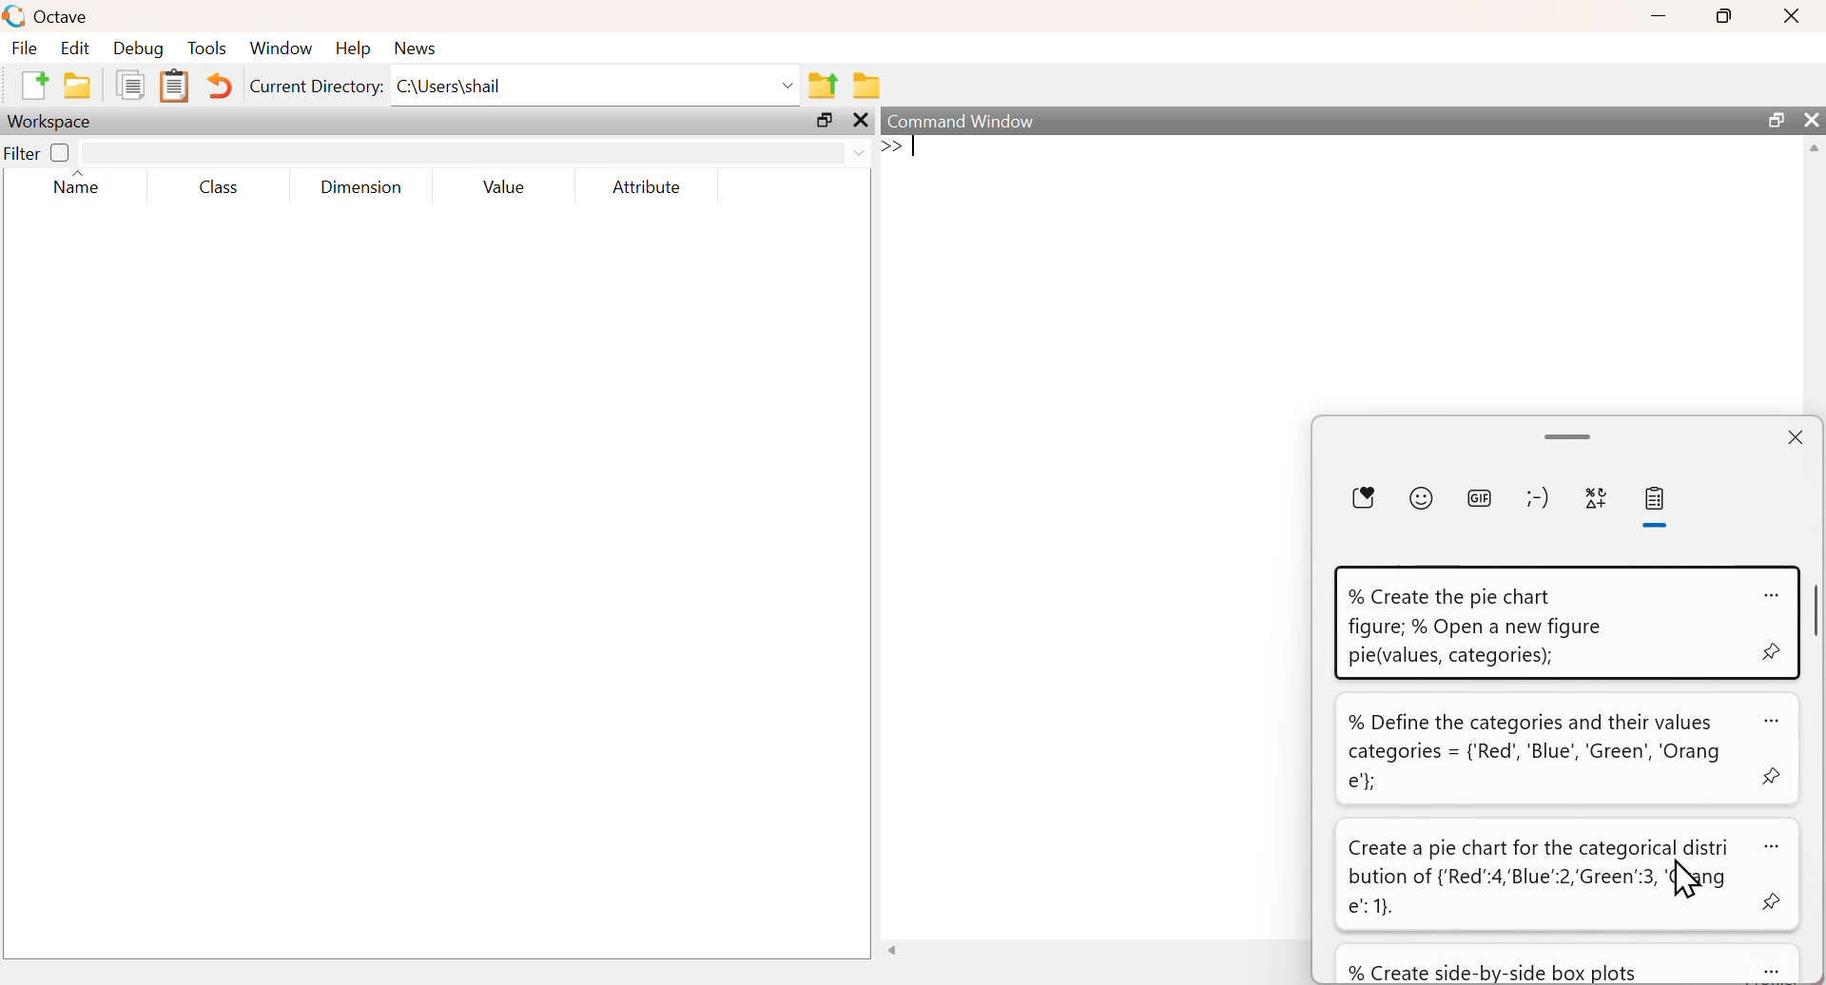  Describe the element at coordinates (416, 48) in the screenshot. I see `News` at that location.